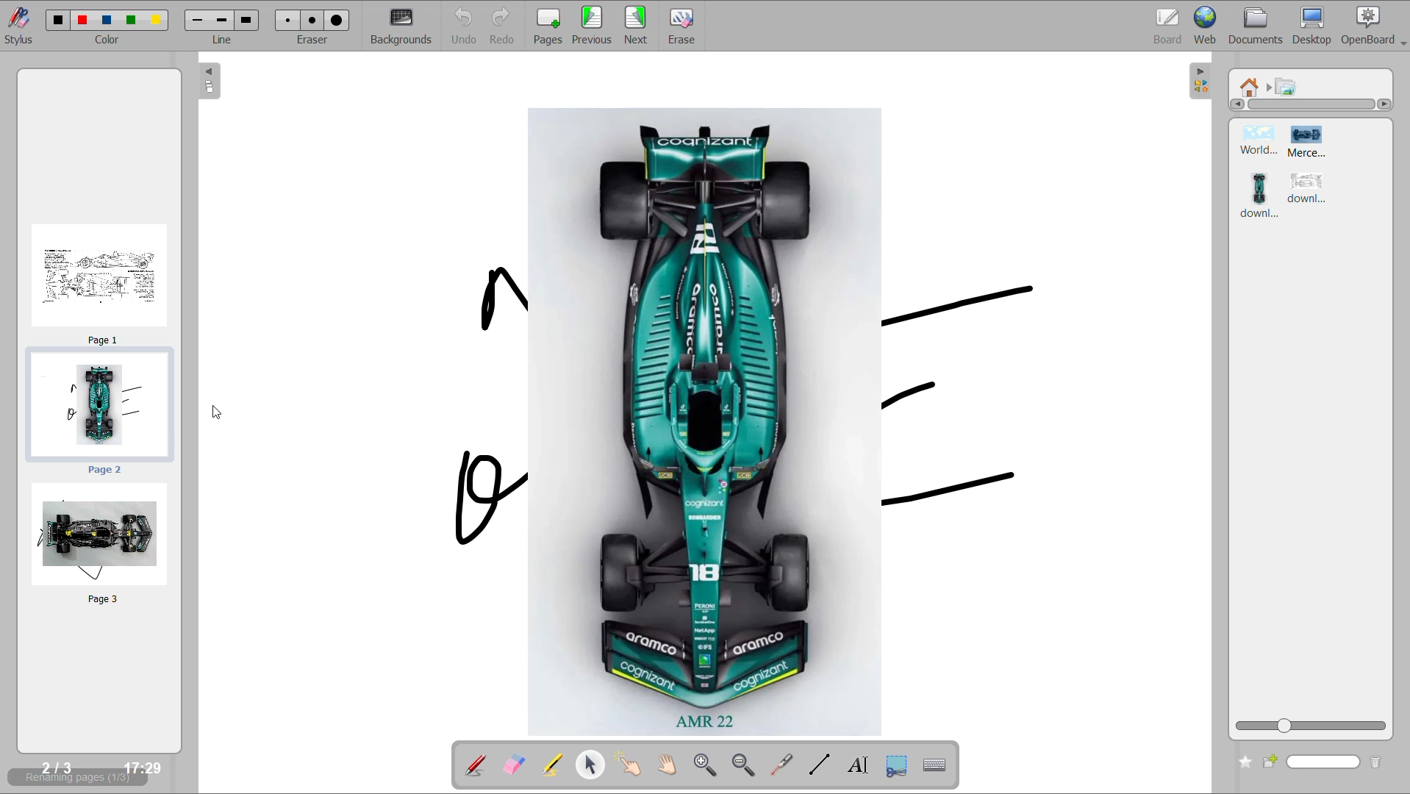 This screenshot has width=1410, height=794. What do you see at coordinates (469, 765) in the screenshot?
I see `annotate document` at bounding box center [469, 765].